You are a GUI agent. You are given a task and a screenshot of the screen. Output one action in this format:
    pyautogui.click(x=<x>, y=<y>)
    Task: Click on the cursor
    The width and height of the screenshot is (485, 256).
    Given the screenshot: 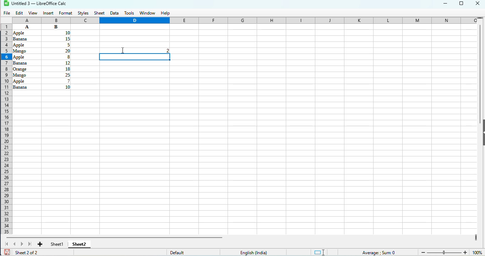 What is the action you would take?
    pyautogui.click(x=123, y=50)
    